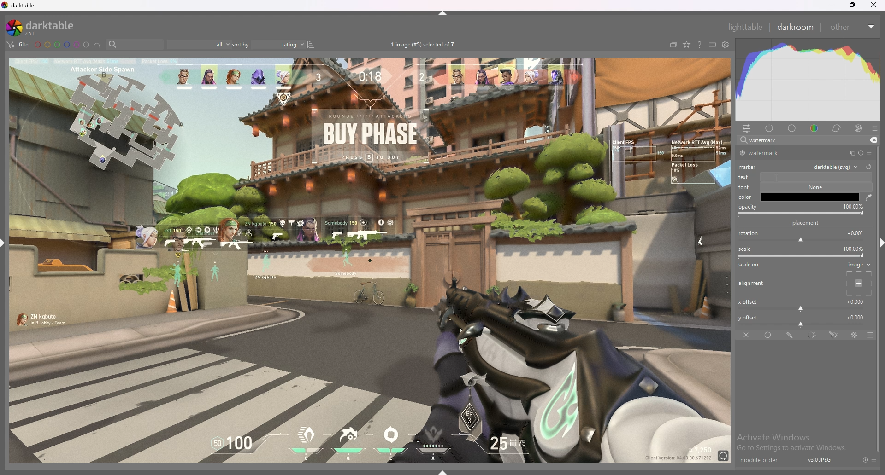  What do you see at coordinates (198, 45) in the screenshot?
I see `filter by rating` at bounding box center [198, 45].